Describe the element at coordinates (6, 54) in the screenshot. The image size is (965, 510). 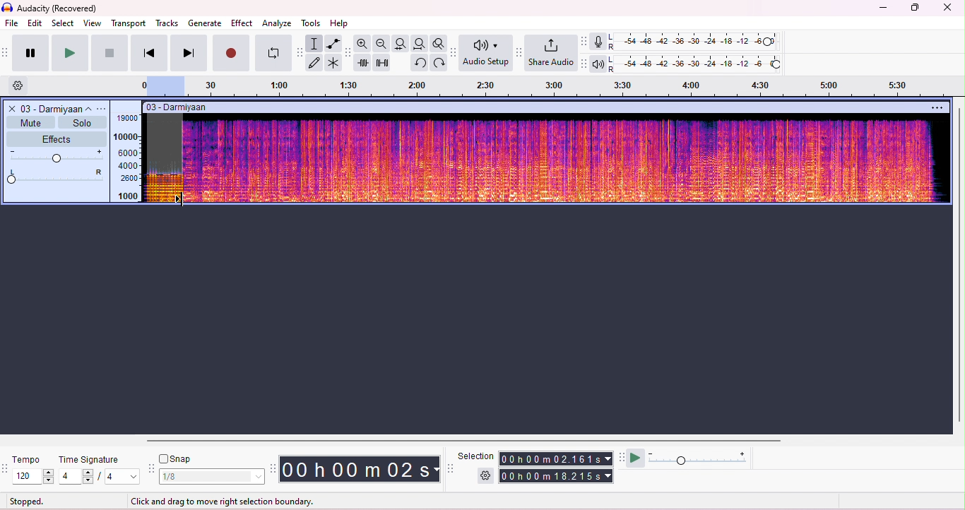
I see `transport toolbar` at that location.